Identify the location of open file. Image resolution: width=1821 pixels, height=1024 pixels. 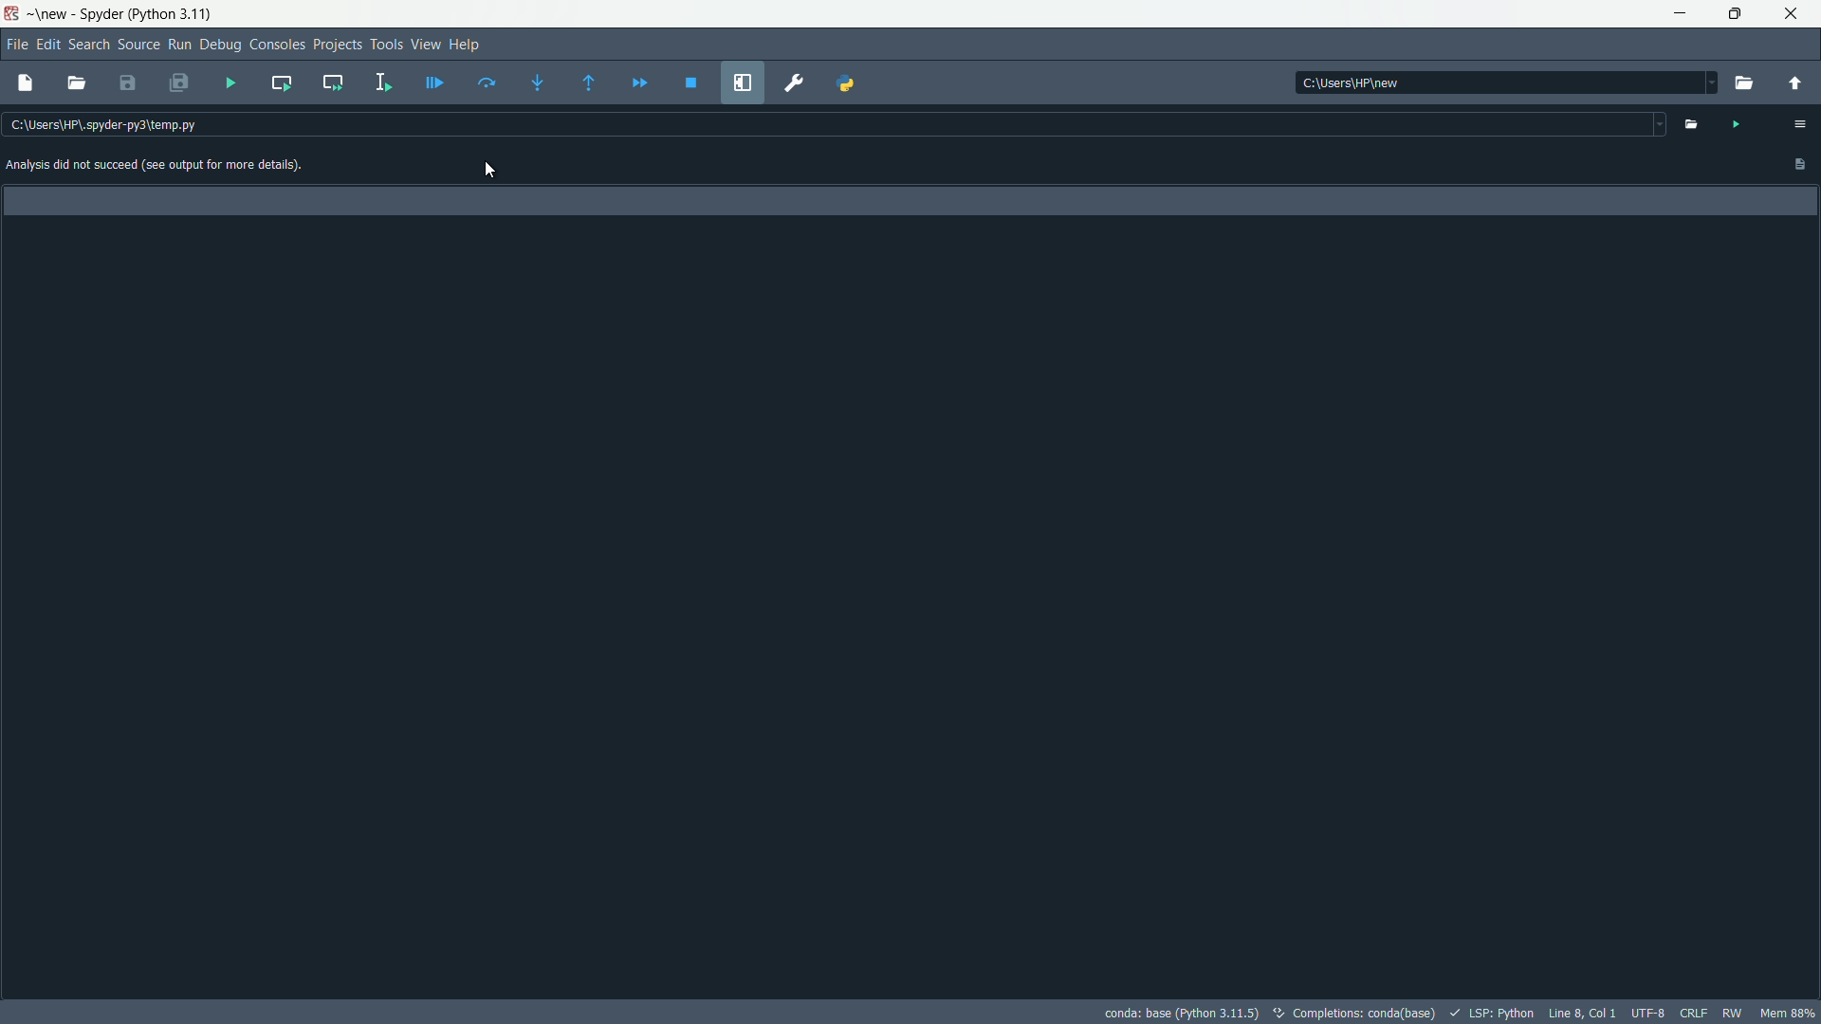
(78, 84).